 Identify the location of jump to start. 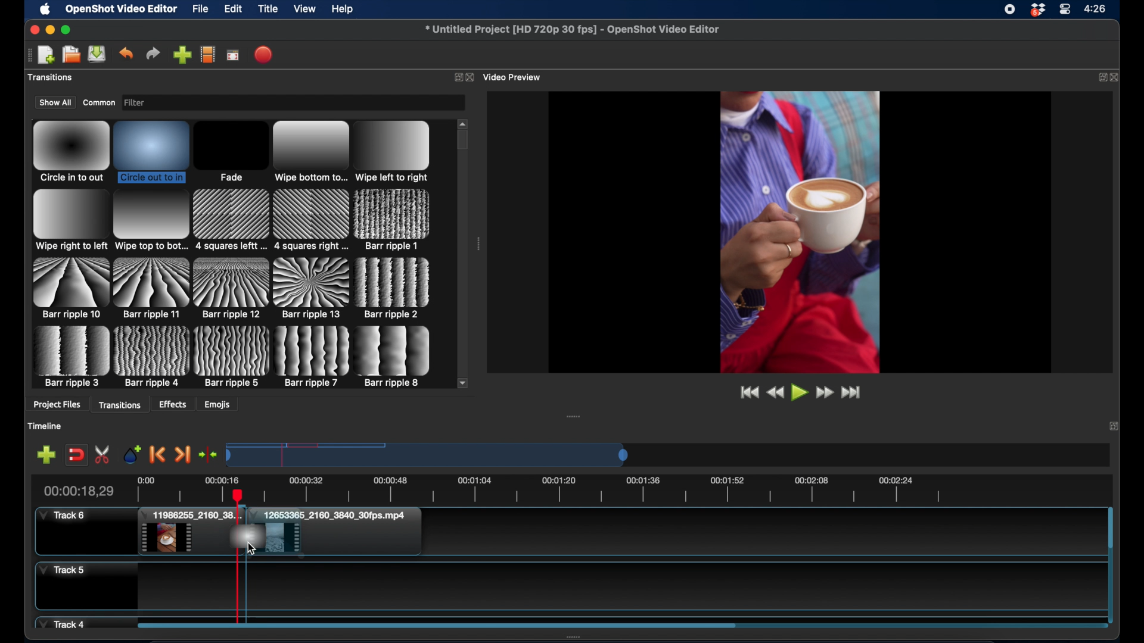
(747, 392).